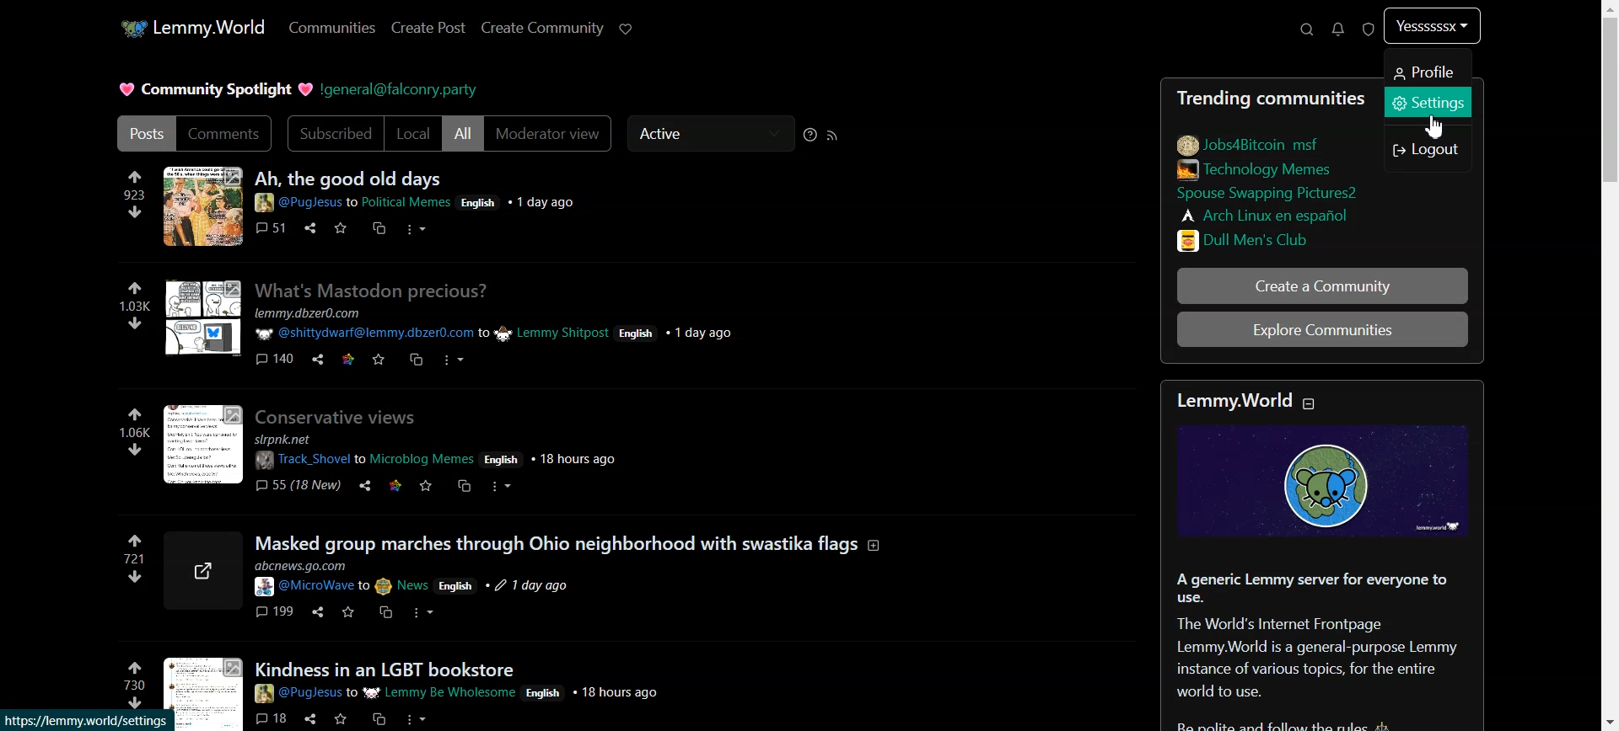 The width and height of the screenshot is (1619, 731). I want to click on image, so click(1326, 487).